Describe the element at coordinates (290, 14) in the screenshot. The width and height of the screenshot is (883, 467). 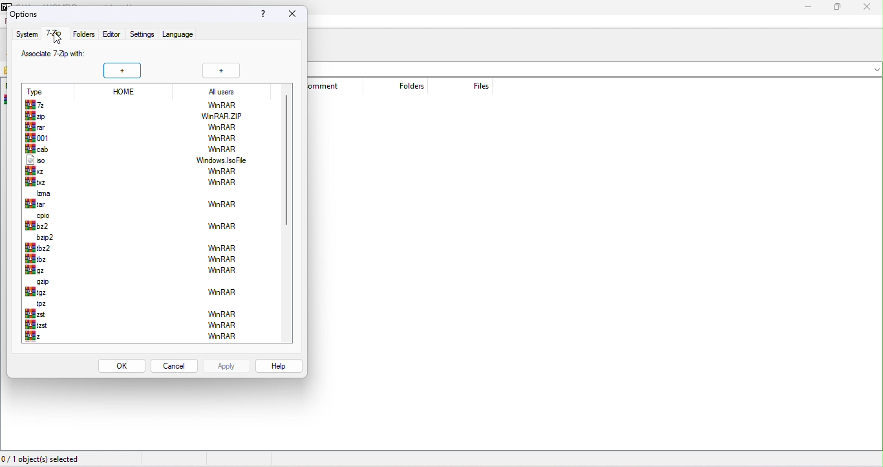
I see `close` at that location.